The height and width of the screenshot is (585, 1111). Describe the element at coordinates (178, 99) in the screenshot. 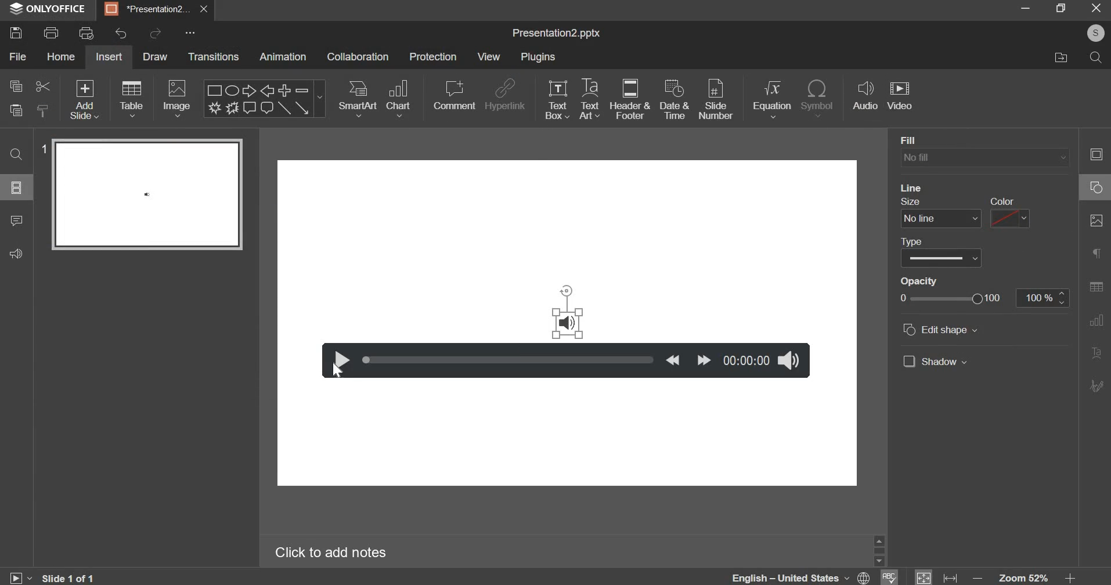

I see `insert image` at that location.